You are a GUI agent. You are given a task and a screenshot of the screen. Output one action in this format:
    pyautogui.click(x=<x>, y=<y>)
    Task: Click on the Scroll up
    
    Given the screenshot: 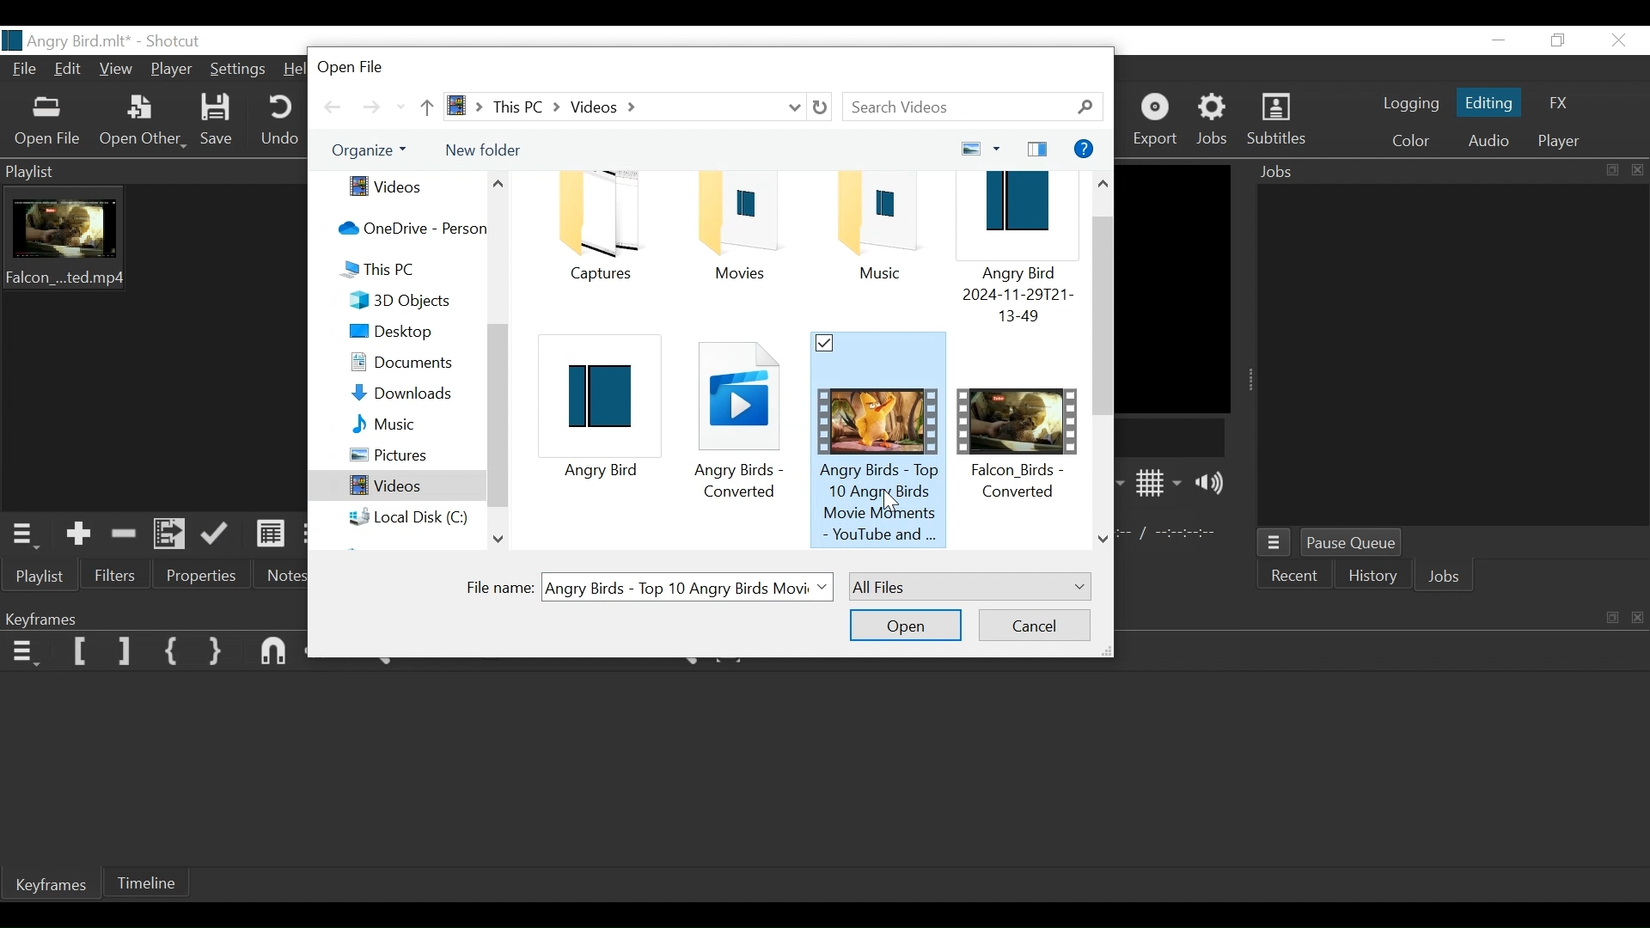 What is the action you would take?
    pyautogui.click(x=1104, y=181)
    